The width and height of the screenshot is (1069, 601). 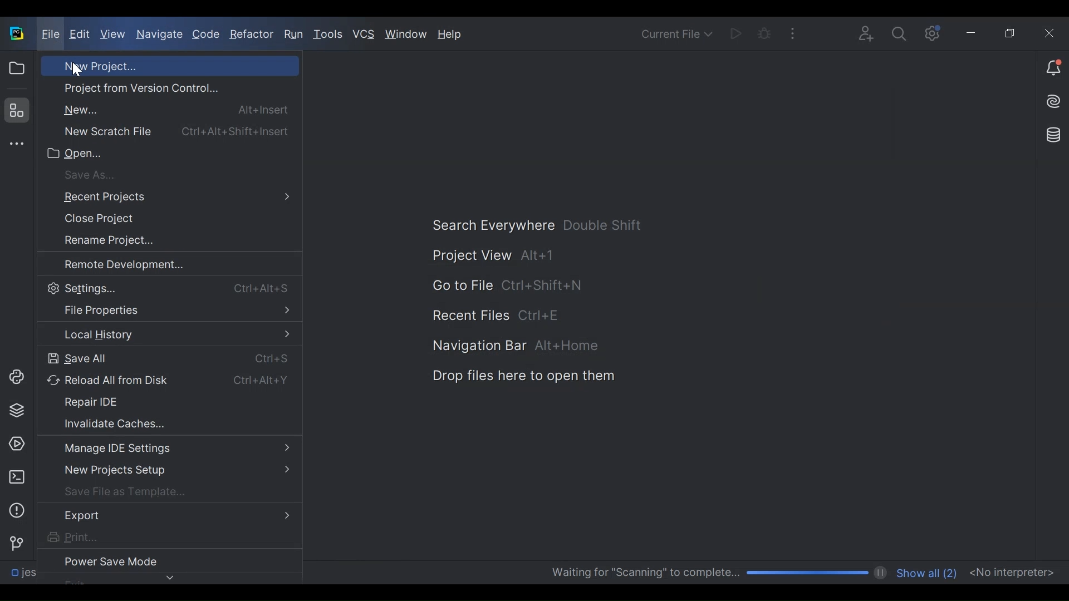 I want to click on Reload all from disk, so click(x=170, y=382).